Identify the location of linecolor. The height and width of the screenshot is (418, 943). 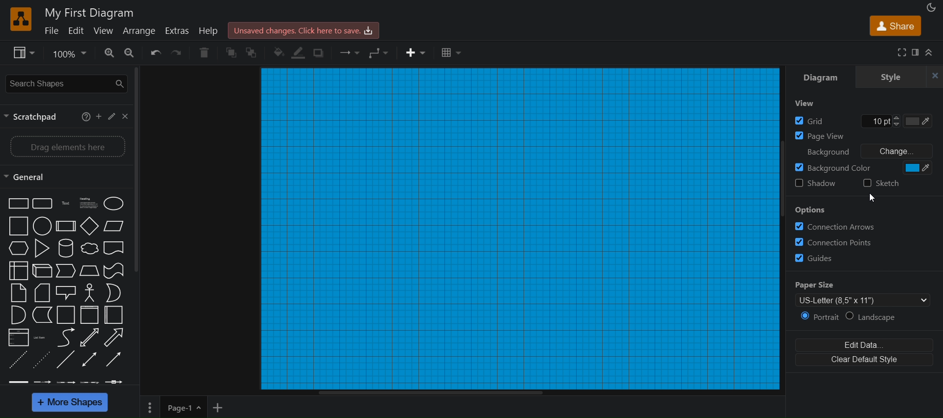
(299, 54).